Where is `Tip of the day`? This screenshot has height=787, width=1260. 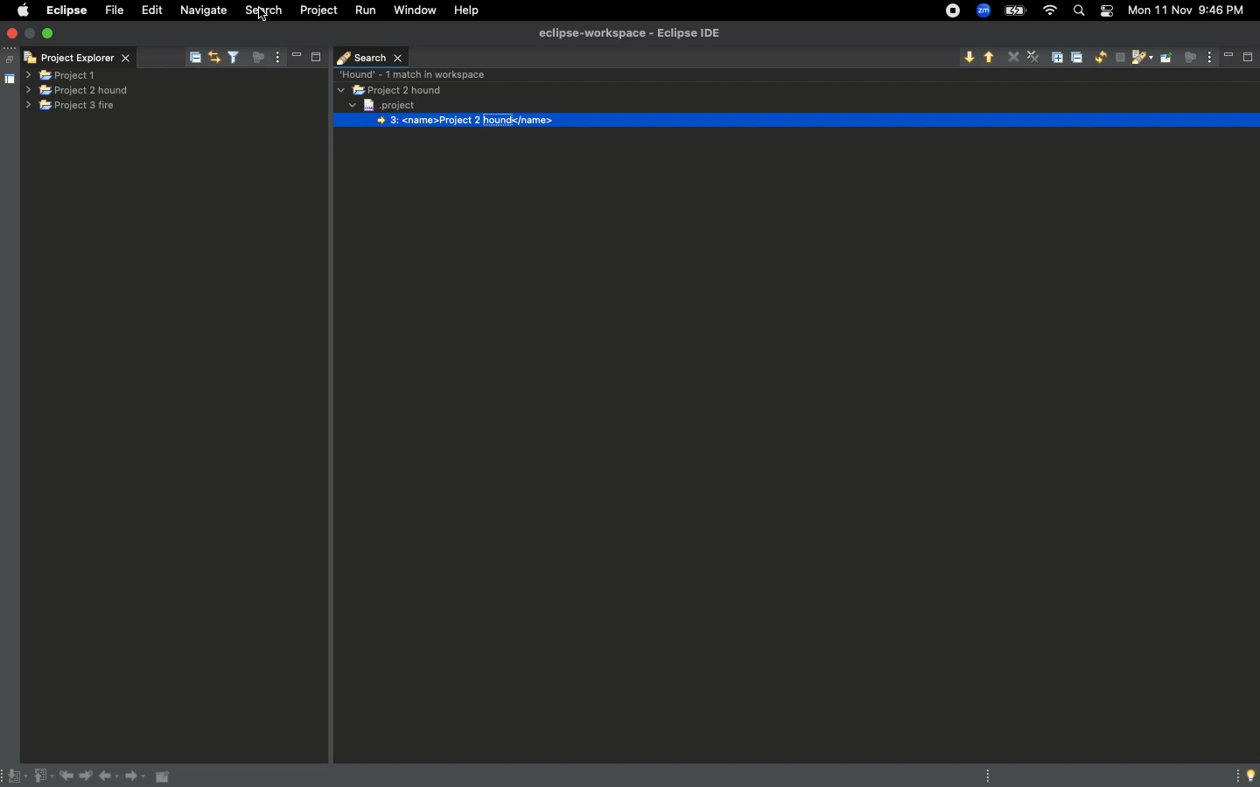 Tip of the day is located at coordinates (1246, 776).